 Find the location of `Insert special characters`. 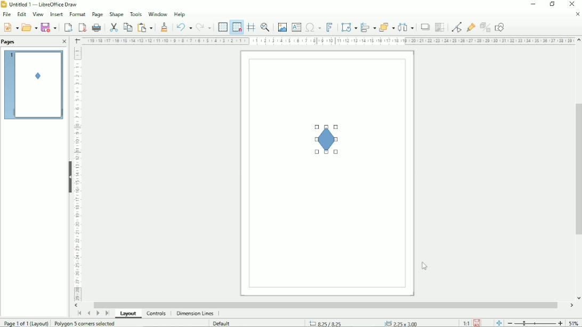

Insert special characters is located at coordinates (313, 26).